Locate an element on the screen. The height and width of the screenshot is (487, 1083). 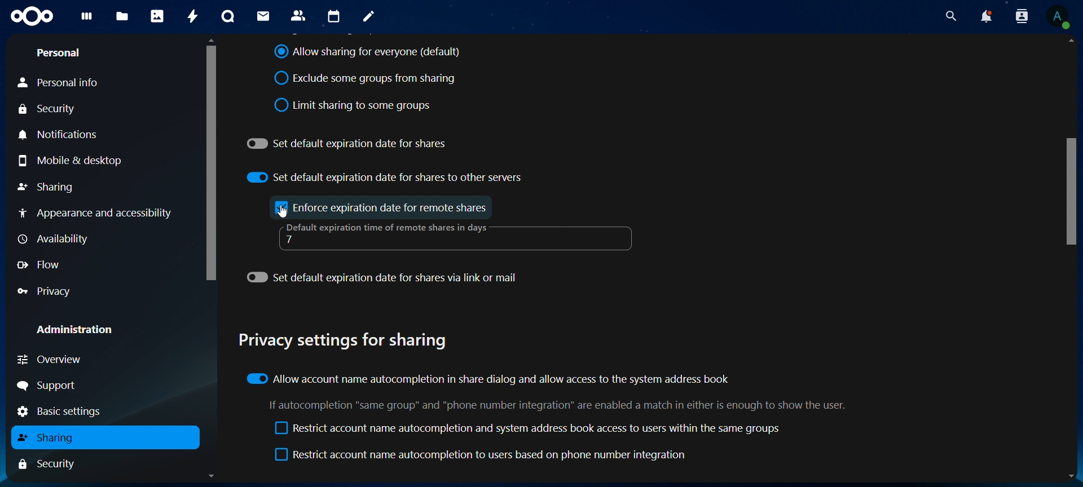
default expiration time of remote shares in days - 7 is located at coordinates (392, 235).